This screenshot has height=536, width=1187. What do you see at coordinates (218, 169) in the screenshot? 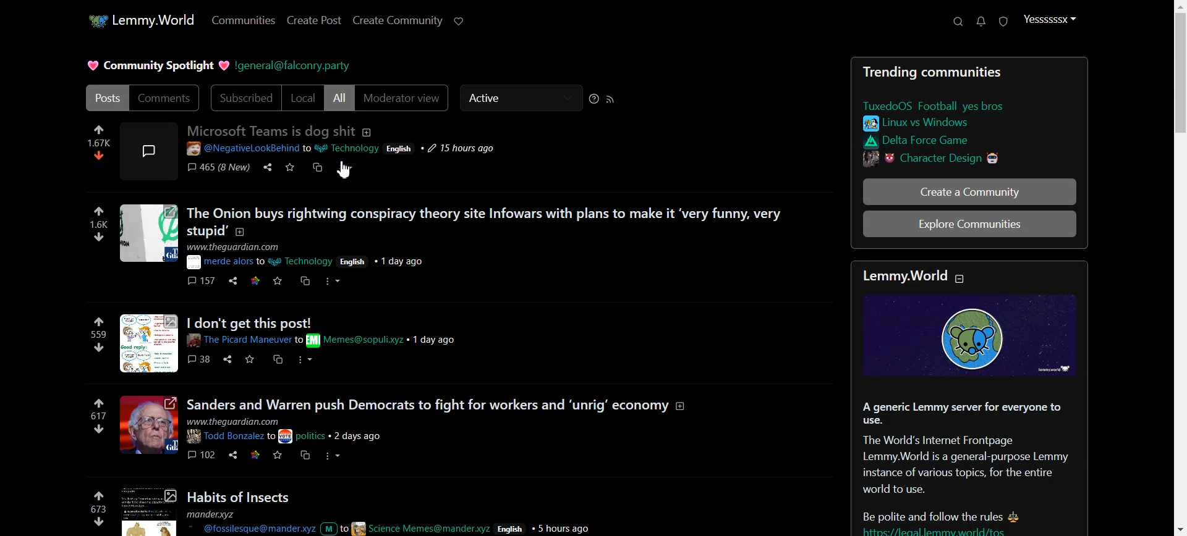
I see `comments` at bounding box center [218, 169].